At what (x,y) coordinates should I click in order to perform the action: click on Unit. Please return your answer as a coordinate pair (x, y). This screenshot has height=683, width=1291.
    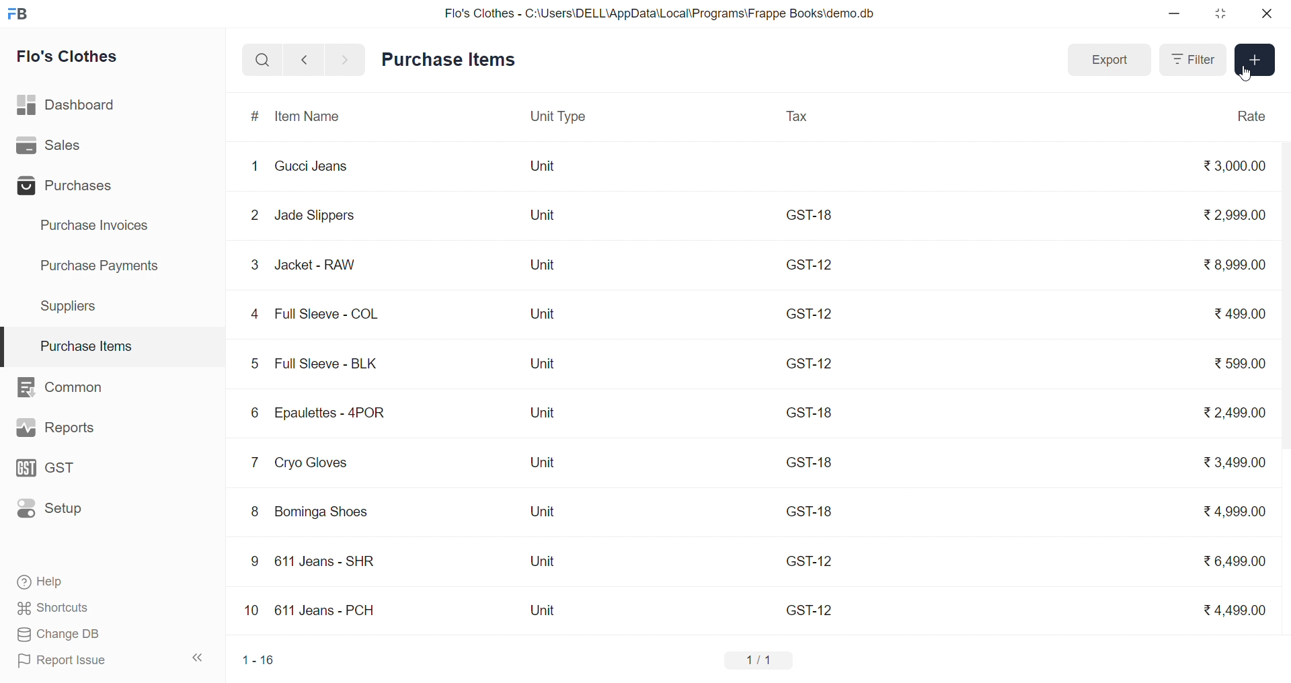
    Looking at the image, I should click on (549, 561).